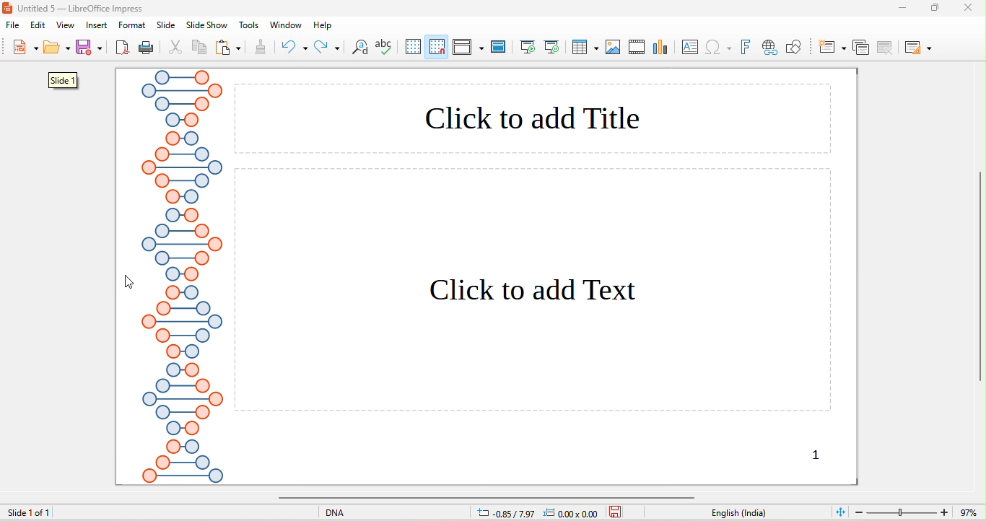 Image resolution: width=986 pixels, height=521 pixels. Describe the element at coordinates (166, 25) in the screenshot. I see `slide` at that location.